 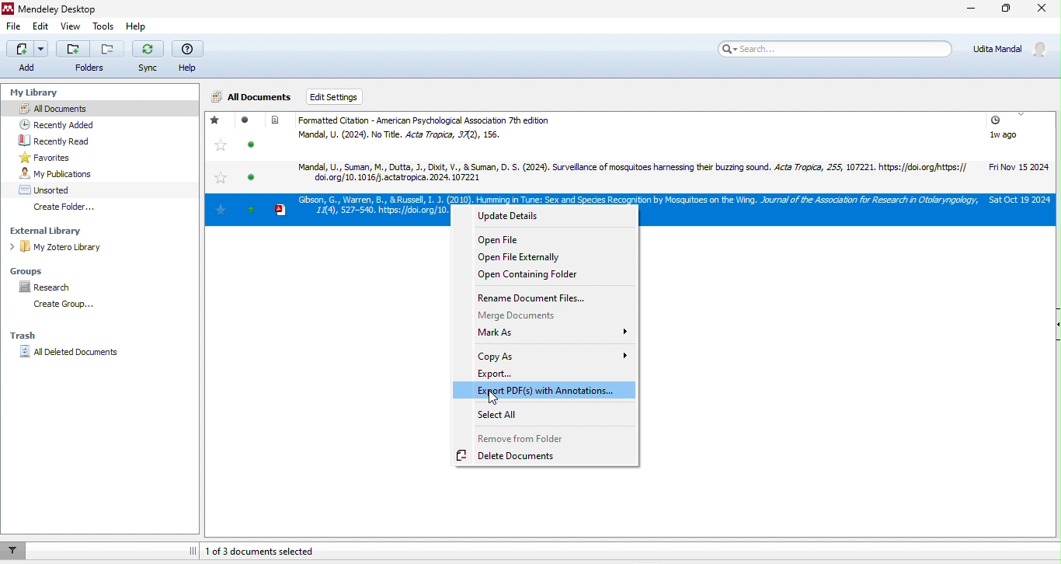 What do you see at coordinates (149, 59) in the screenshot?
I see `sync` at bounding box center [149, 59].